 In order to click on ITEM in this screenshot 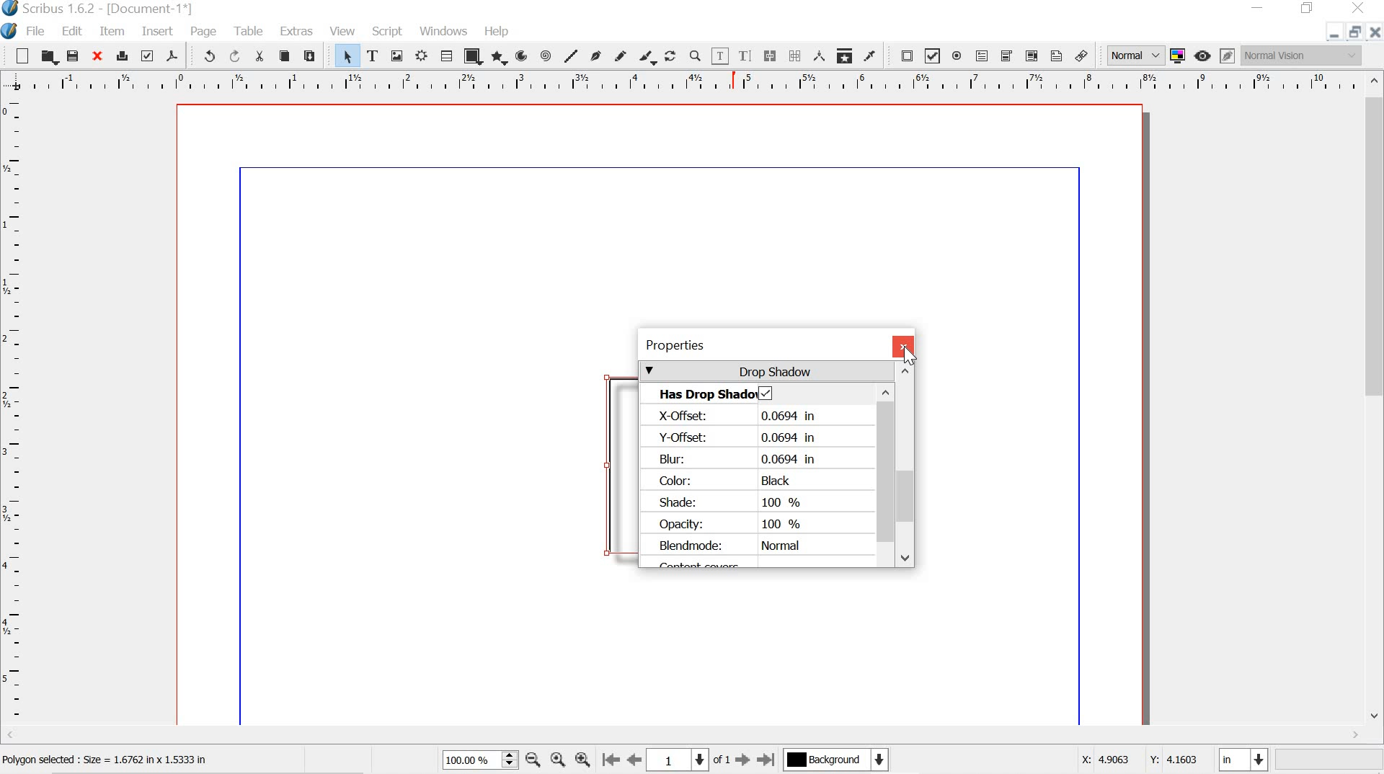, I will do `click(113, 32)`.